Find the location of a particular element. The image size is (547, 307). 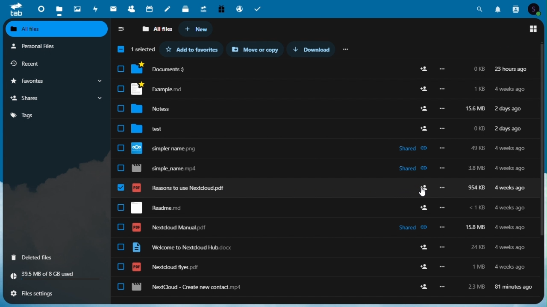

search is located at coordinates (482, 8).